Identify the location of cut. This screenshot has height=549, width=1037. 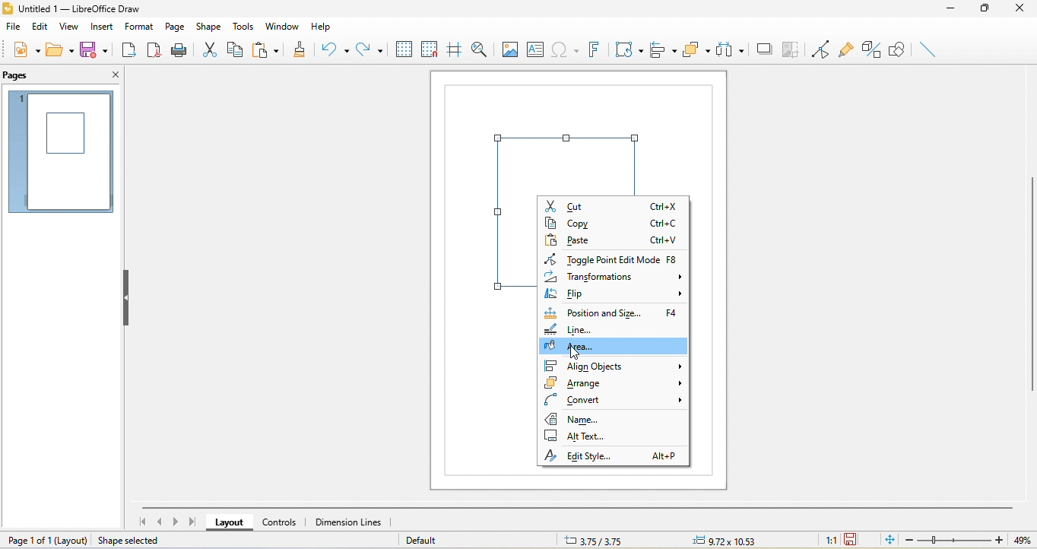
(211, 48).